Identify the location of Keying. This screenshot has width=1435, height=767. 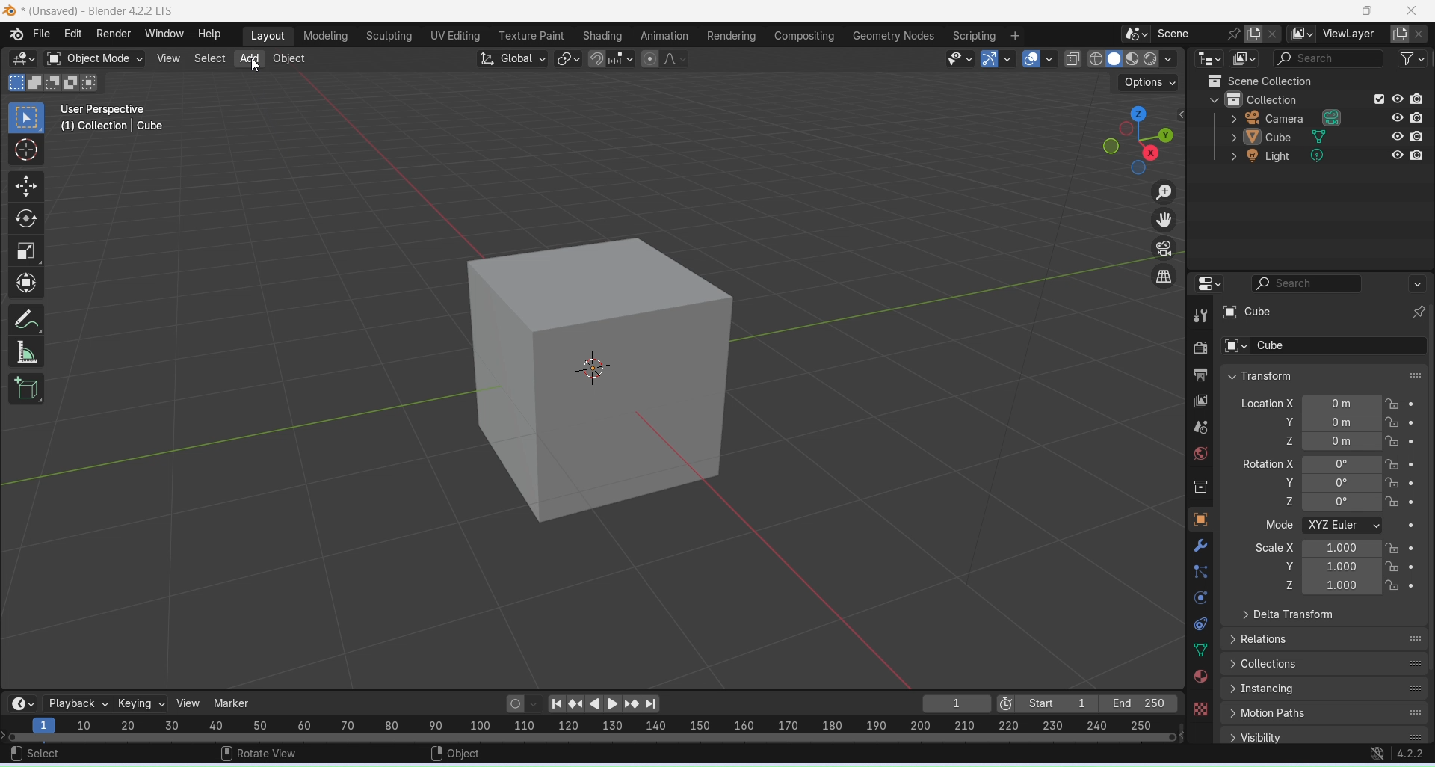
(139, 703).